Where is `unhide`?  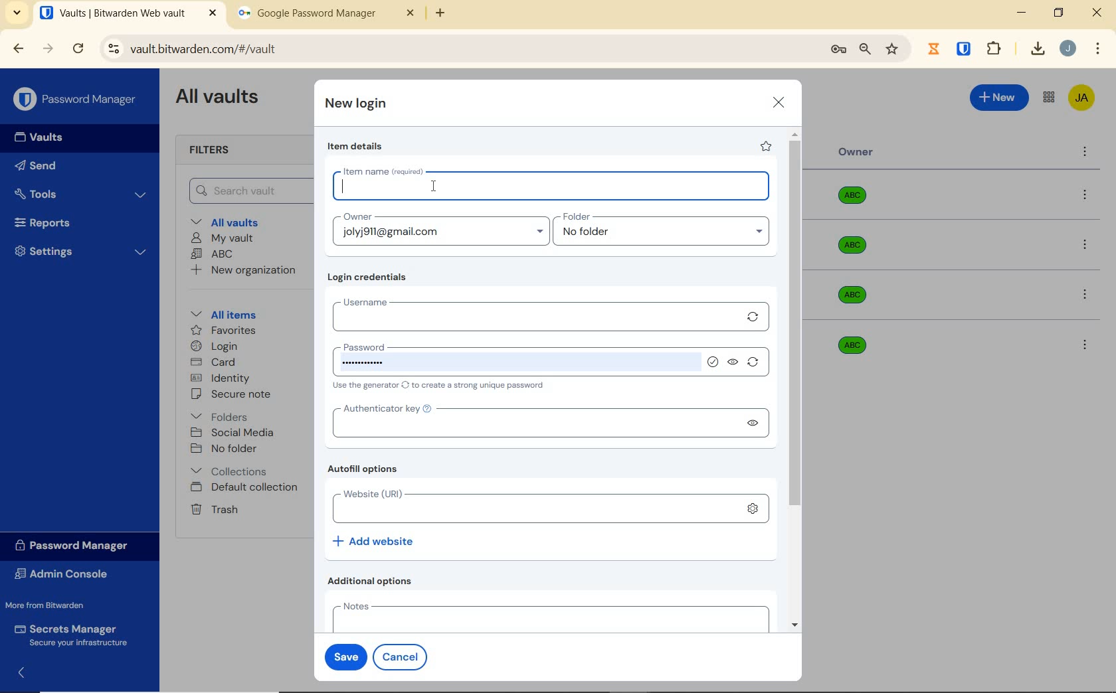 unhide is located at coordinates (734, 363).